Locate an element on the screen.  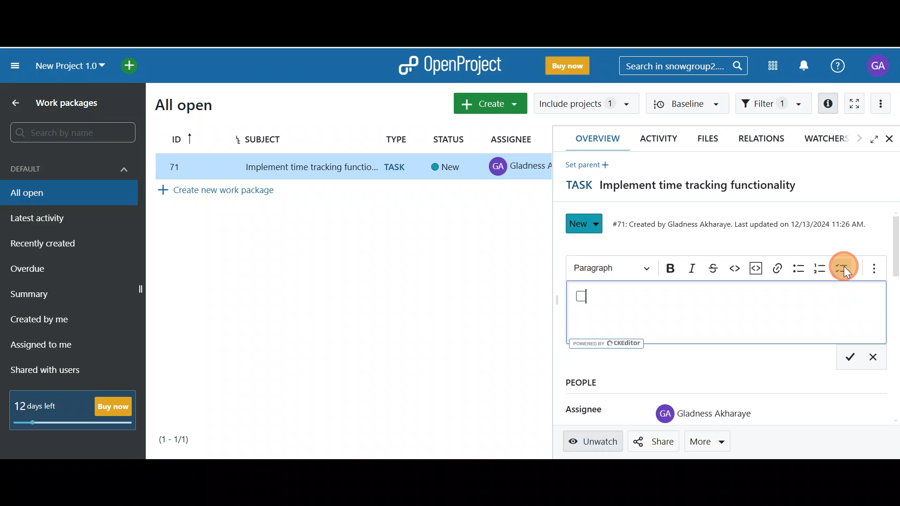
Activate zen mode is located at coordinates (855, 104).